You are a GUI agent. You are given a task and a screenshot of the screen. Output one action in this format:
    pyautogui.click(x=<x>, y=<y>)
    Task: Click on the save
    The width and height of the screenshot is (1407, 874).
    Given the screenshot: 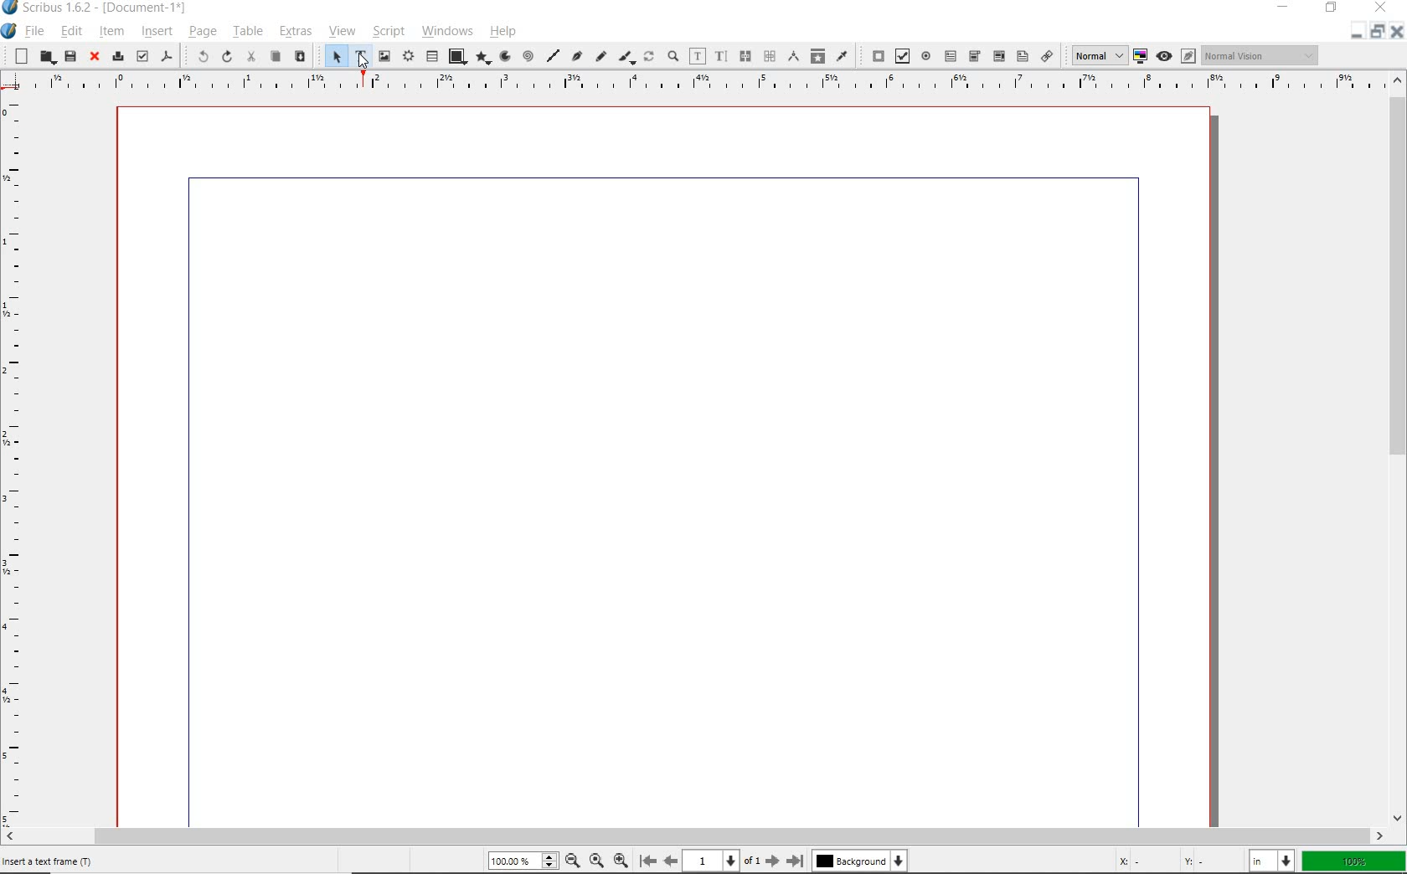 What is the action you would take?
    pyautogui.click(x=69, y=56)
    